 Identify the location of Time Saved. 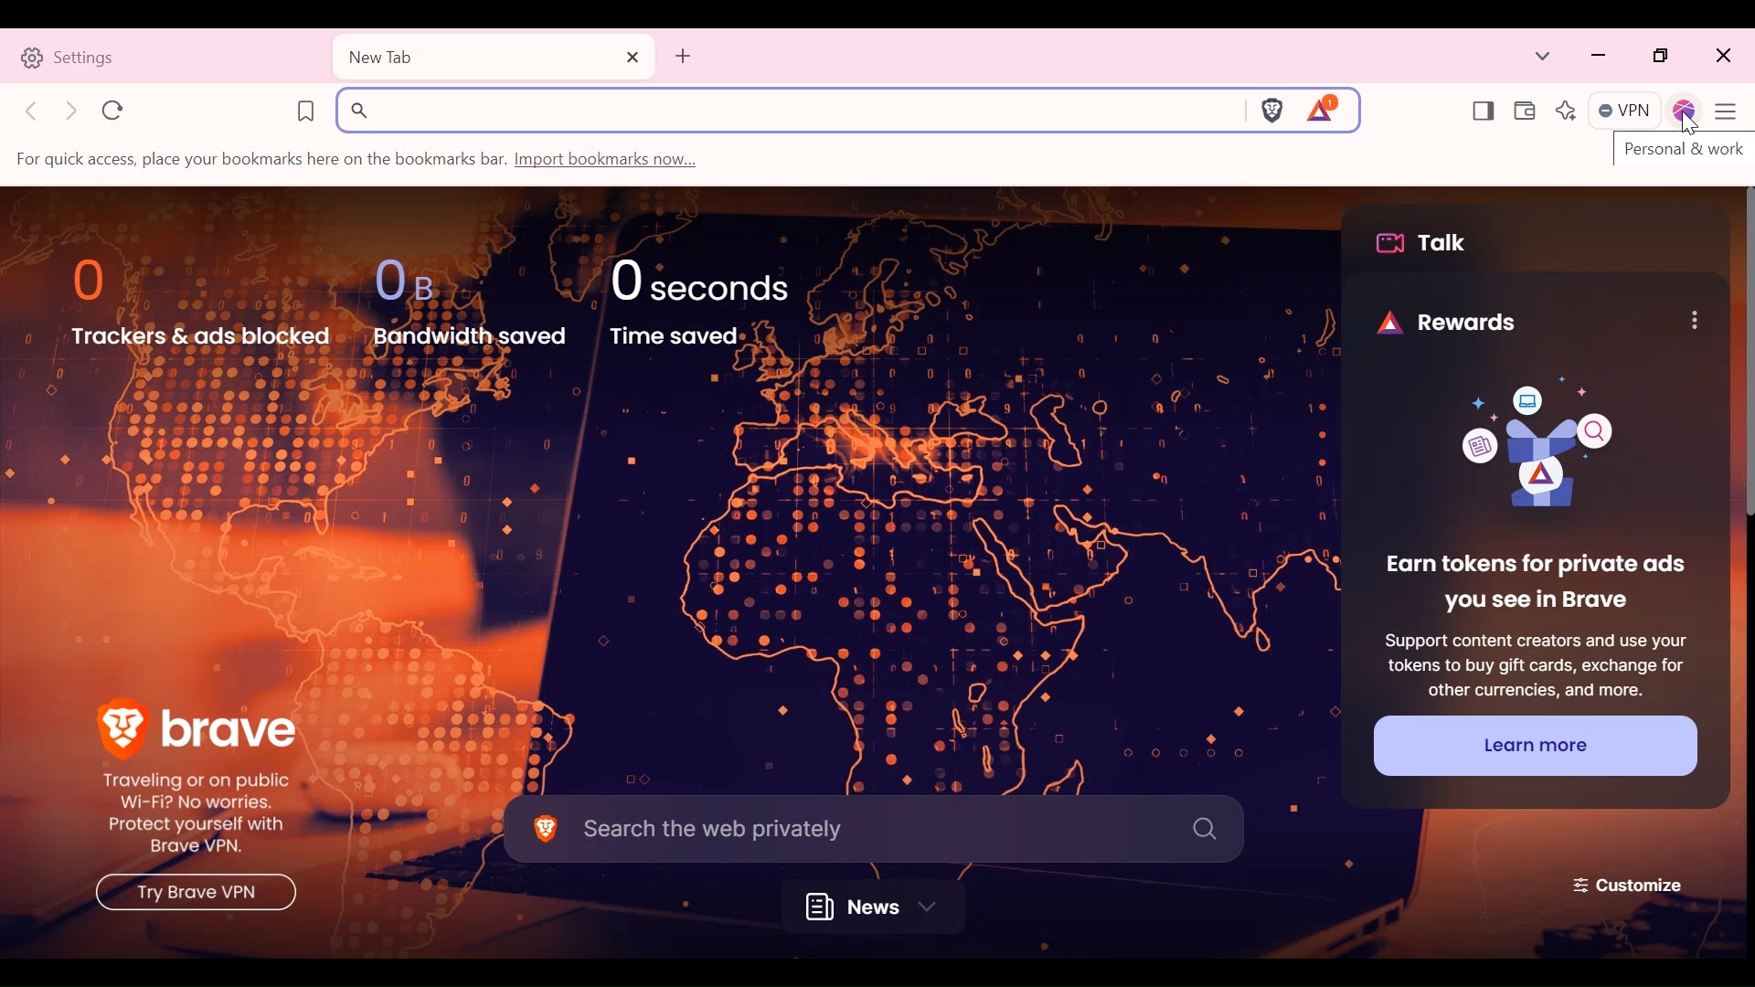
(718, 300).